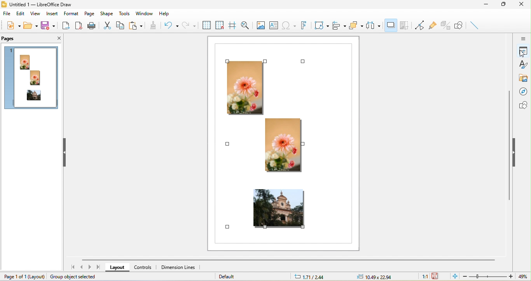  Describe the element at coordinates (30, 25) in the screenshot. I see `open` at that location.